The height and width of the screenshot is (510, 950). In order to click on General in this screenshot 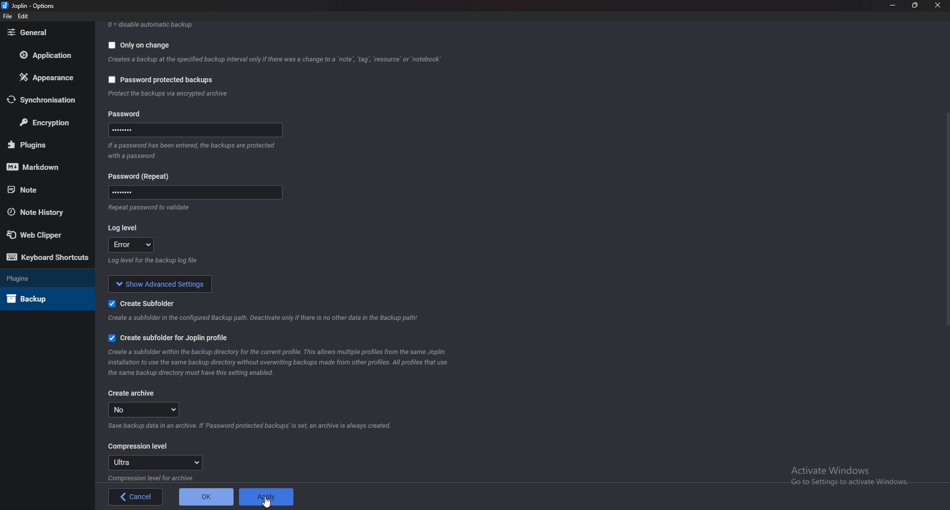, I will do `click(46, 33)`.